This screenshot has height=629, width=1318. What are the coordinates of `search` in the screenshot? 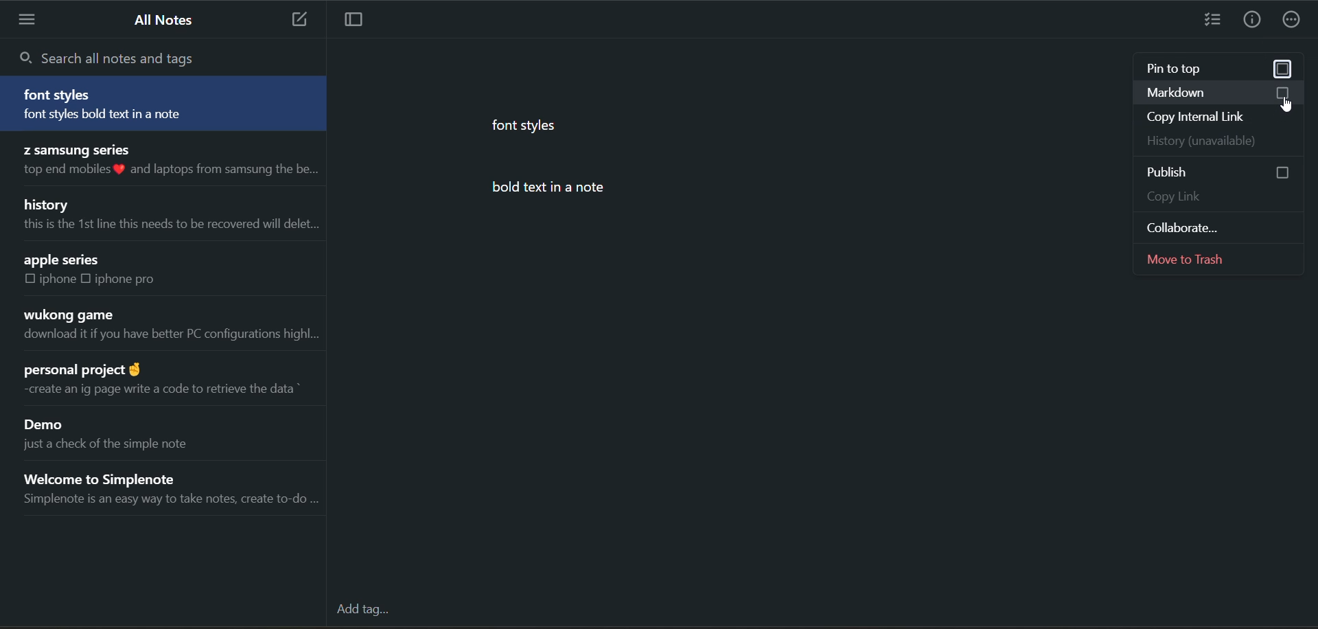 It's located at (114, 57).